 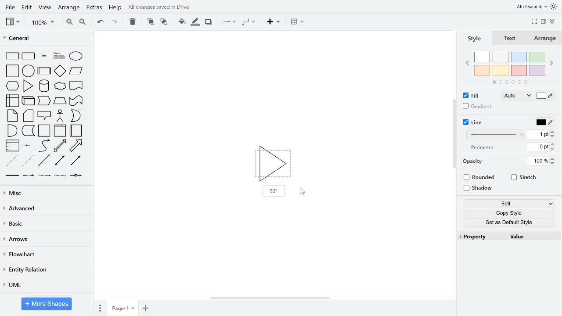 I want to click on Traiangle shape , so click(x=272, y=162).